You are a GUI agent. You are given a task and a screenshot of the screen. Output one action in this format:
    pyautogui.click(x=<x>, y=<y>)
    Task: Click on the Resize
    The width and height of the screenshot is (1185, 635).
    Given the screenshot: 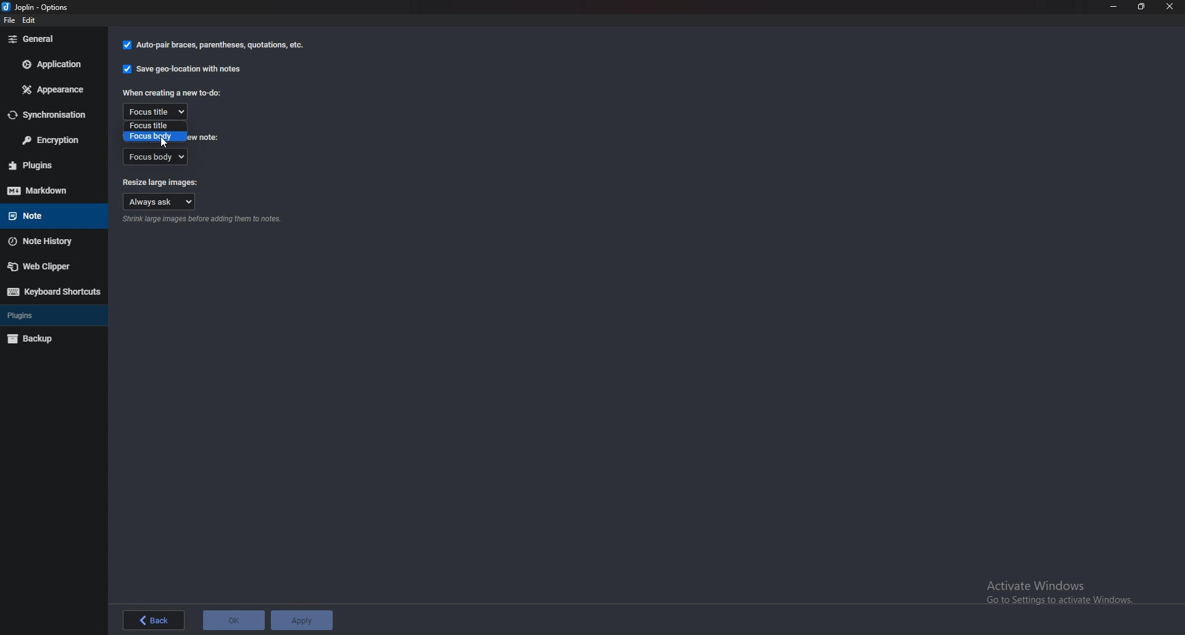 What is the action you would take?
    pyautogui.click(x=1141, y=6)
    